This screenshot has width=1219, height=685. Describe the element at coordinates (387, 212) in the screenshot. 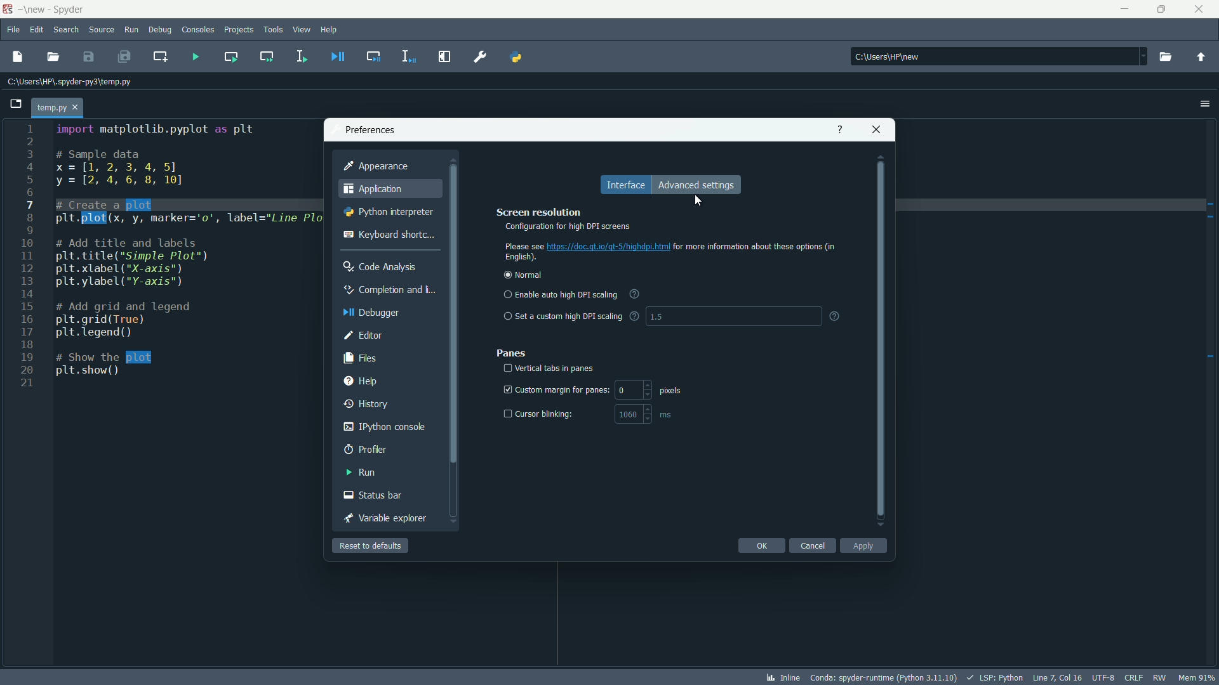

I see `python interpreter` at that location.